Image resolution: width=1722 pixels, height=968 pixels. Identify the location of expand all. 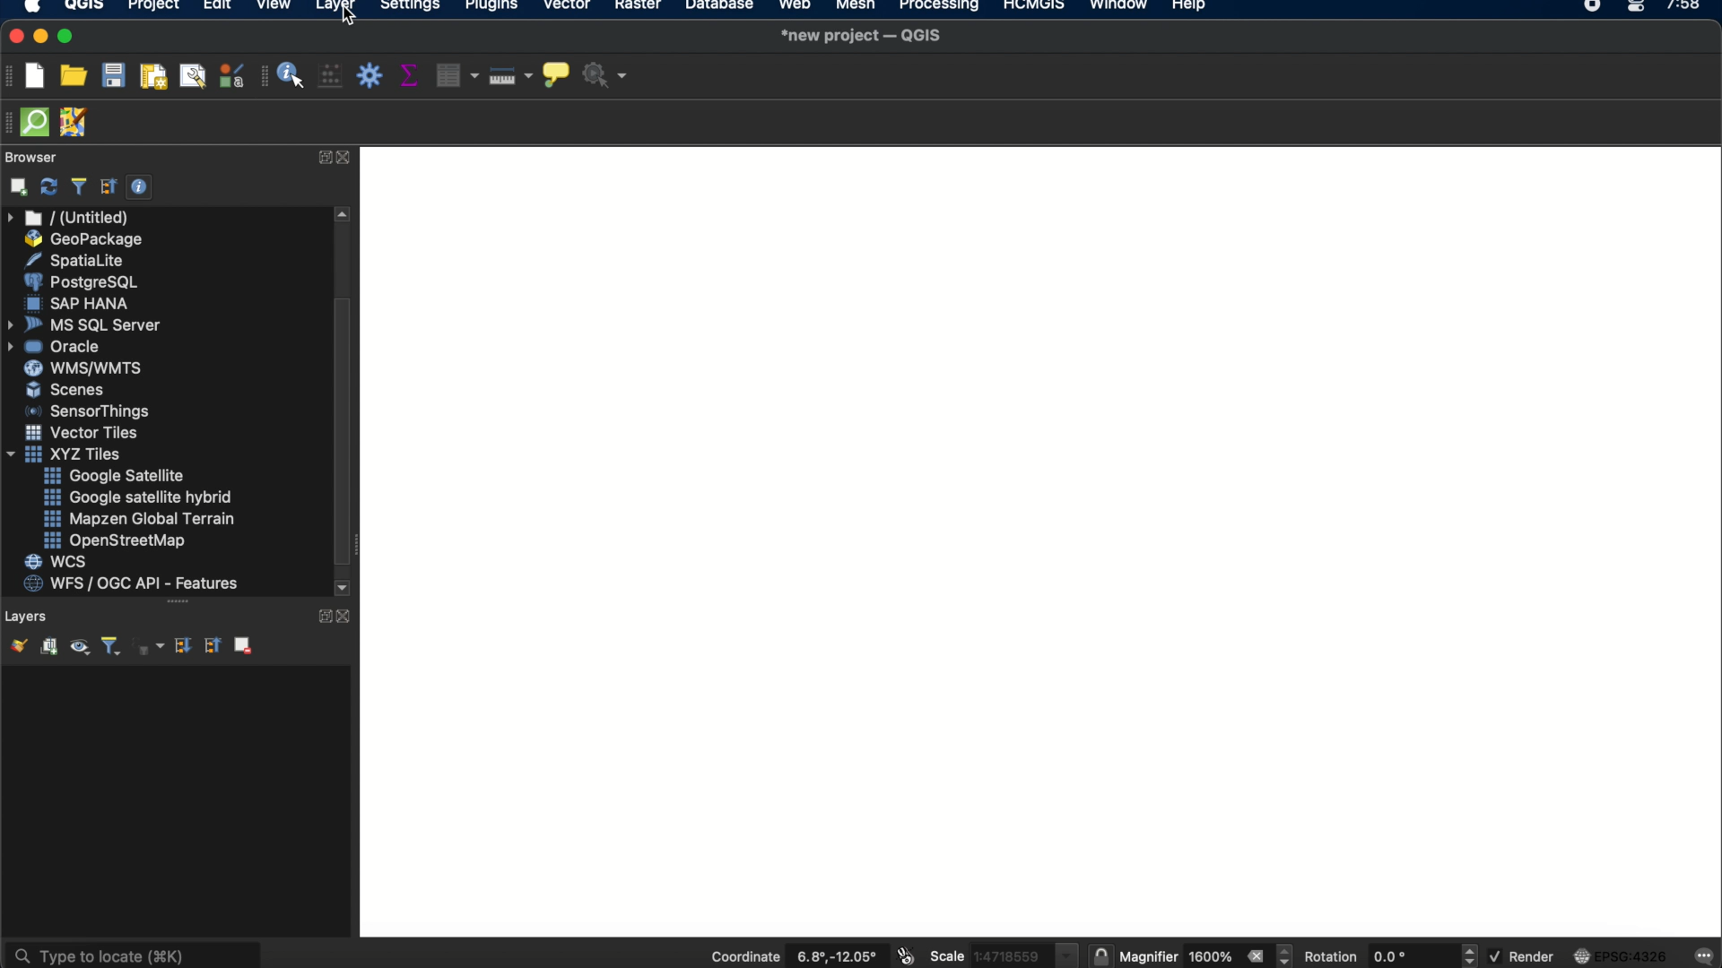
(180, 646).